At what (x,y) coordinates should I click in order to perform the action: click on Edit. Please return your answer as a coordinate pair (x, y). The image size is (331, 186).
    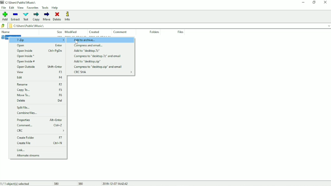
    Looking at the image, I should click on (12, 8).